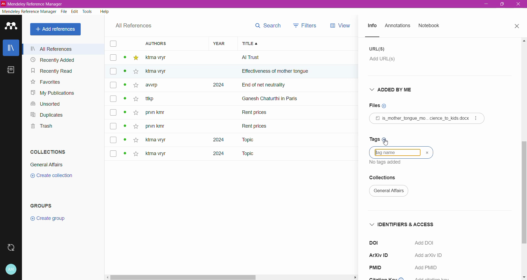  Describe the element at coordinates (276, 96) in the screenshot. I see `ganesh chaturthi in paris ` at that location.